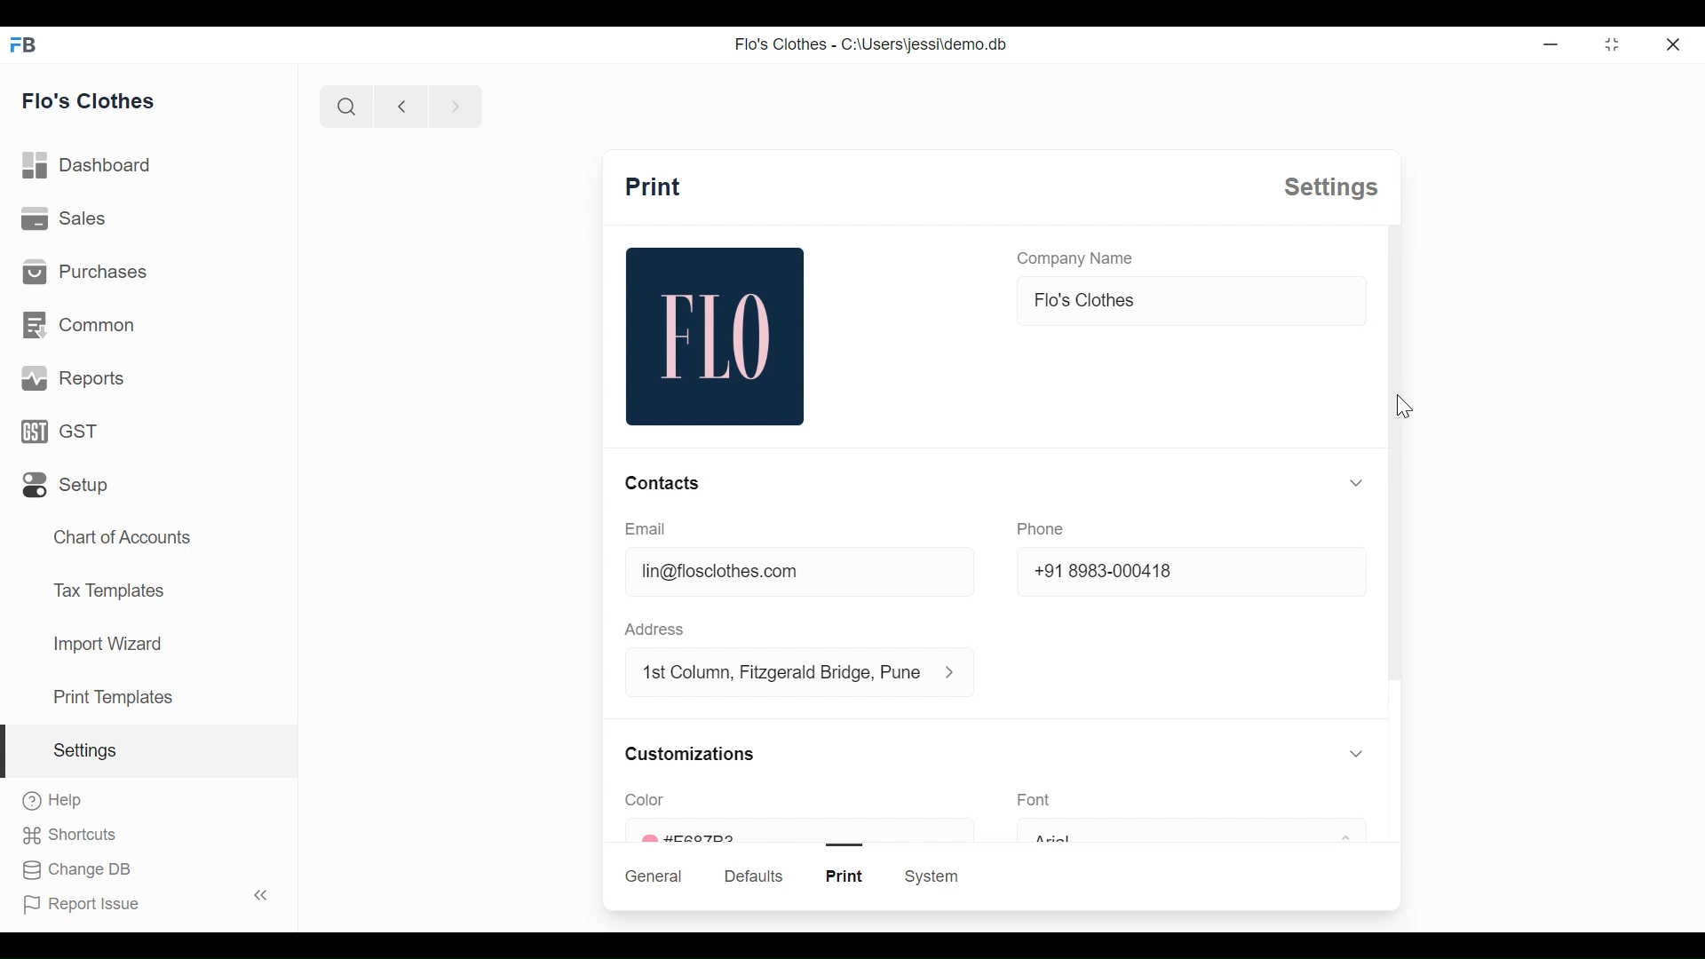 The height and width of the screenshot is (959, 1705). Describe the element at coordinates (1041, 529) in the screenshot. I see `phone` at that location.